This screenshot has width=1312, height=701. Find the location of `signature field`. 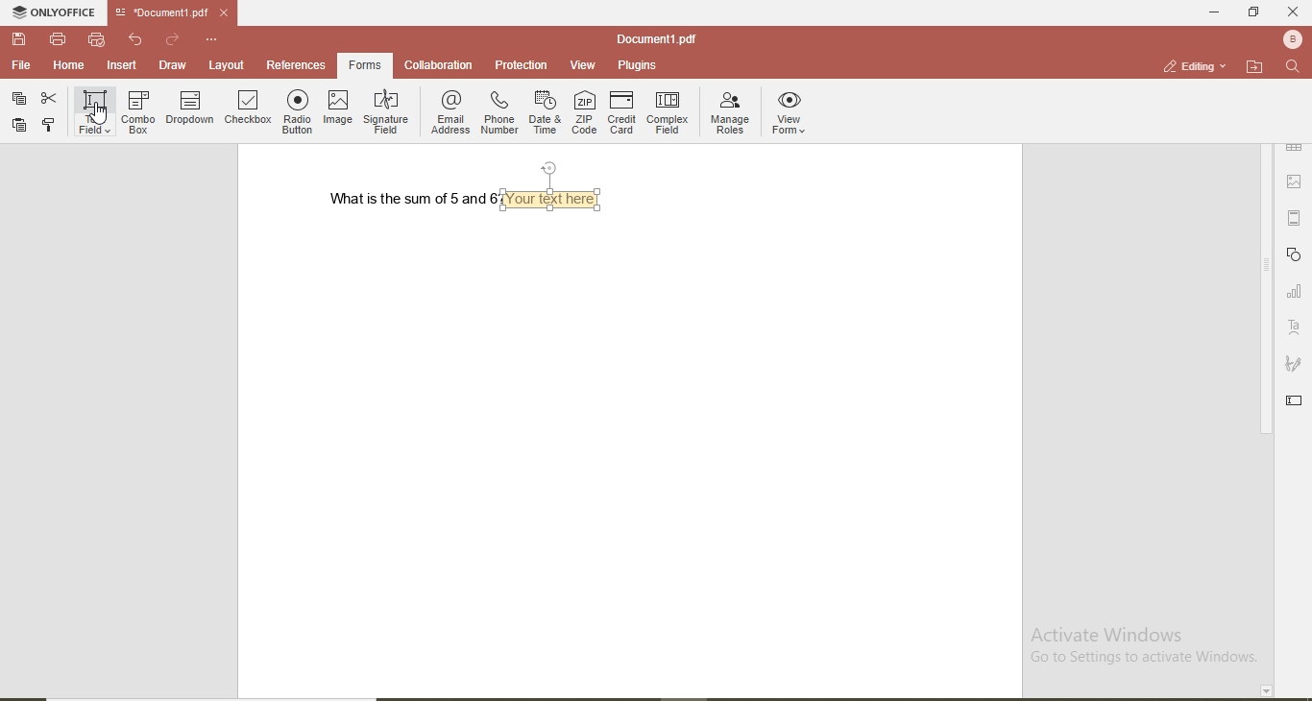

signature field is located at coordinates (388, 111).